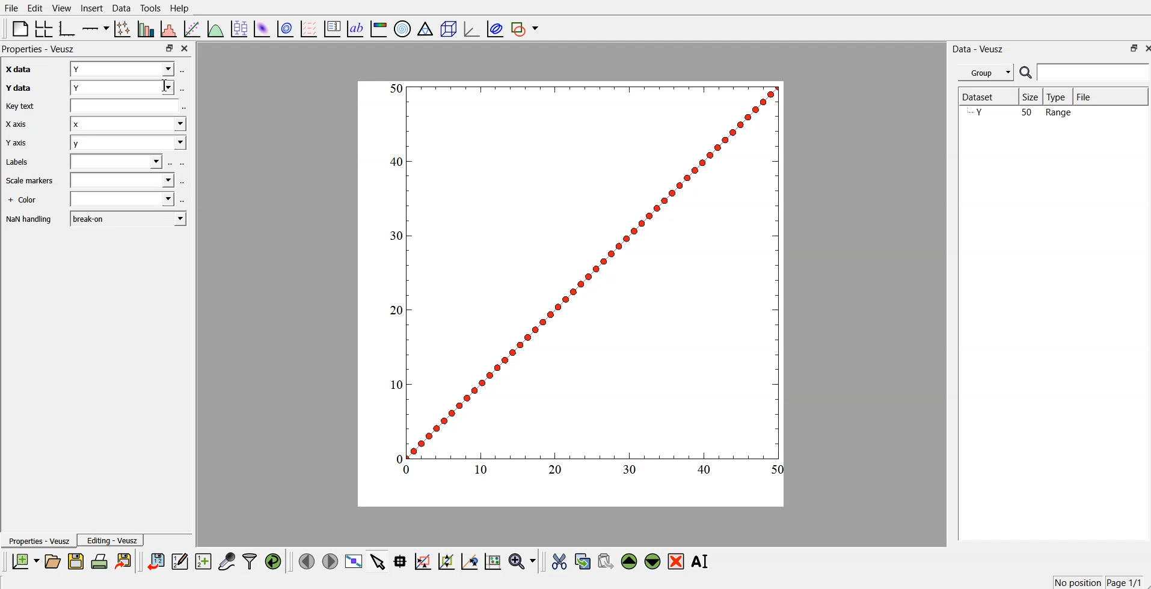 The height and width of the screenshot is (589, 1151). I want to click on Size, so click(1033, 97).